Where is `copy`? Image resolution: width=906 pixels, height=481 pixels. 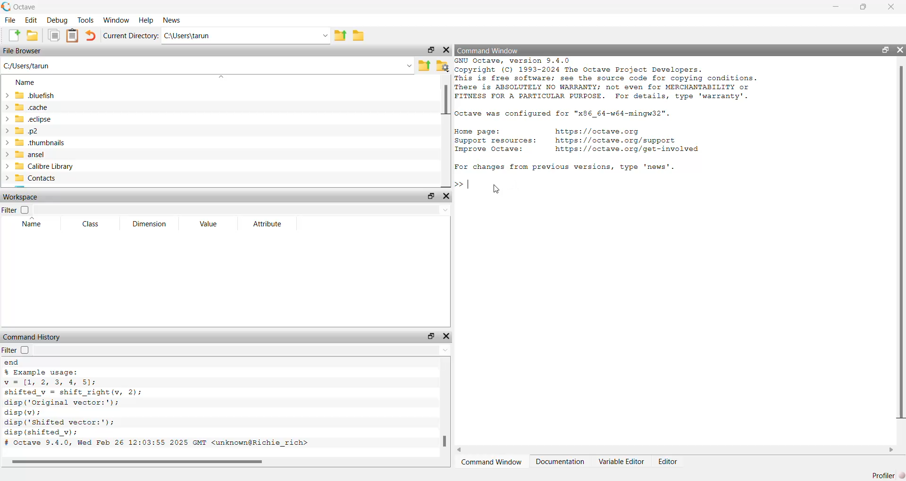 copy is located at coordinates (52, 36).